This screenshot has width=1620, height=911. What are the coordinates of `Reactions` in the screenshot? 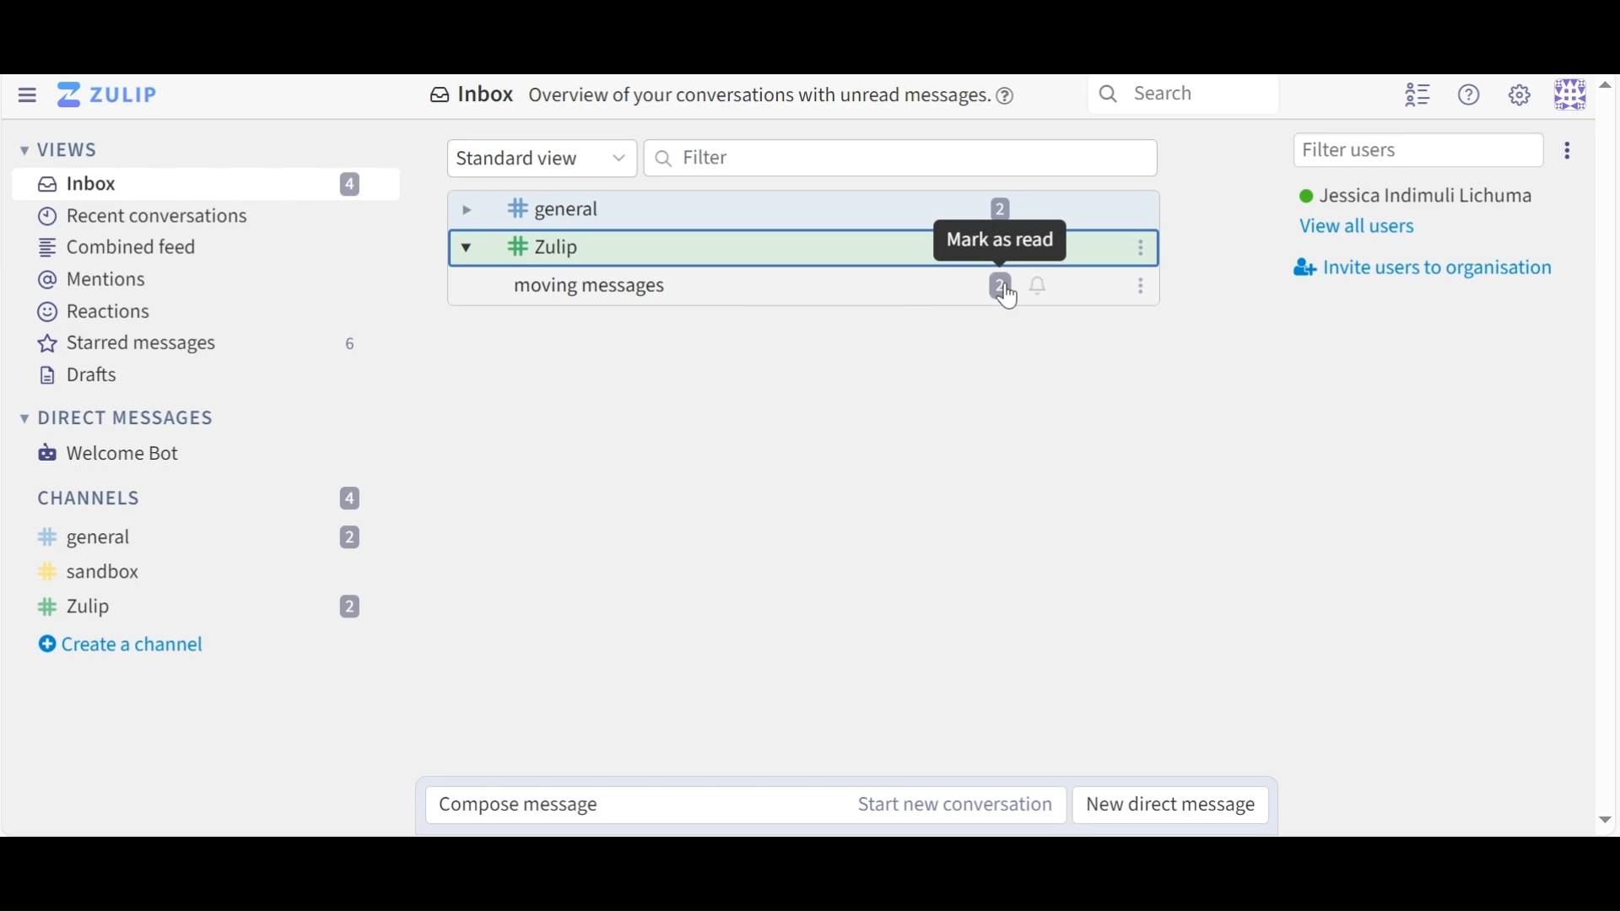 It's located at (94, 310).